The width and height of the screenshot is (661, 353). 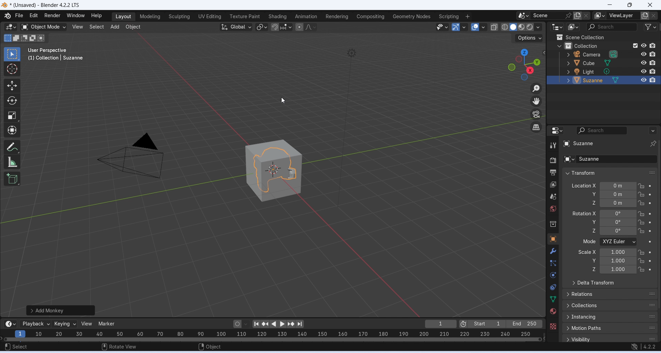 I want to click on world, so click(x=554, y=208).